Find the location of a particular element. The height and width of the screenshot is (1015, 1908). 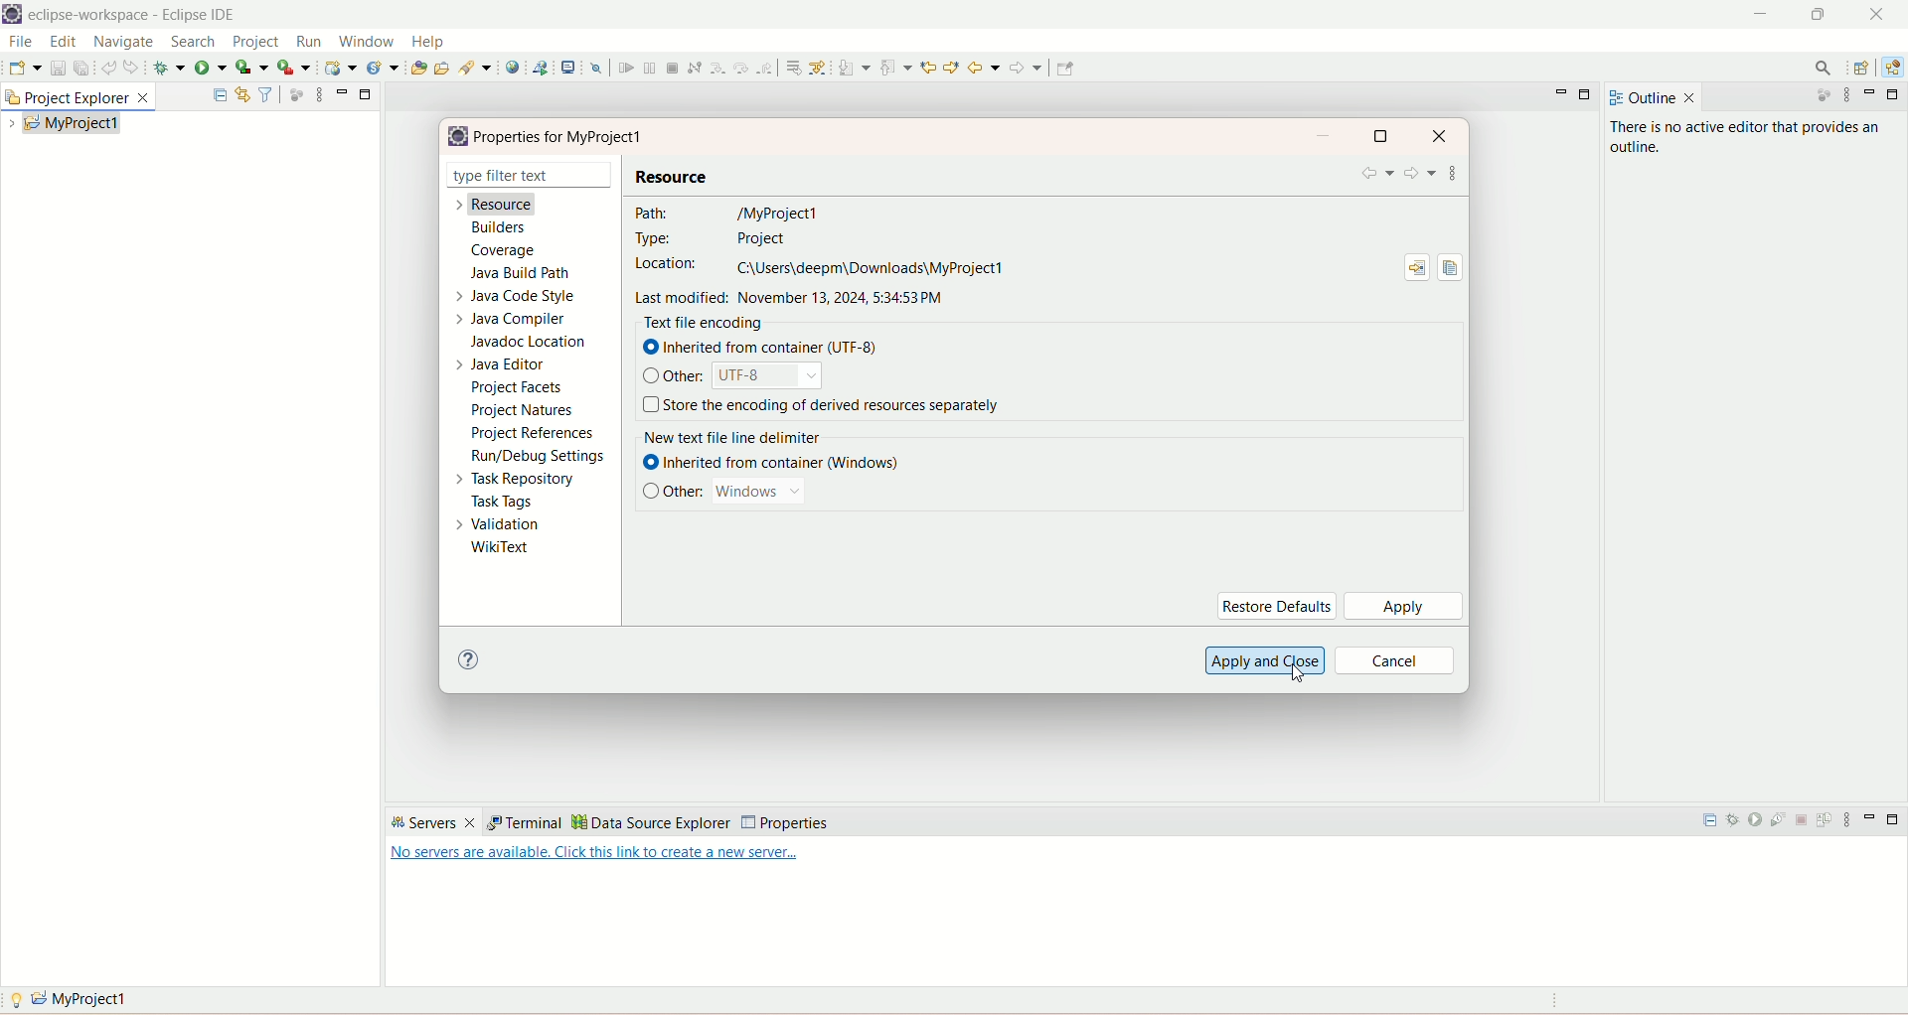

logo is located at coordinates (456, 136).